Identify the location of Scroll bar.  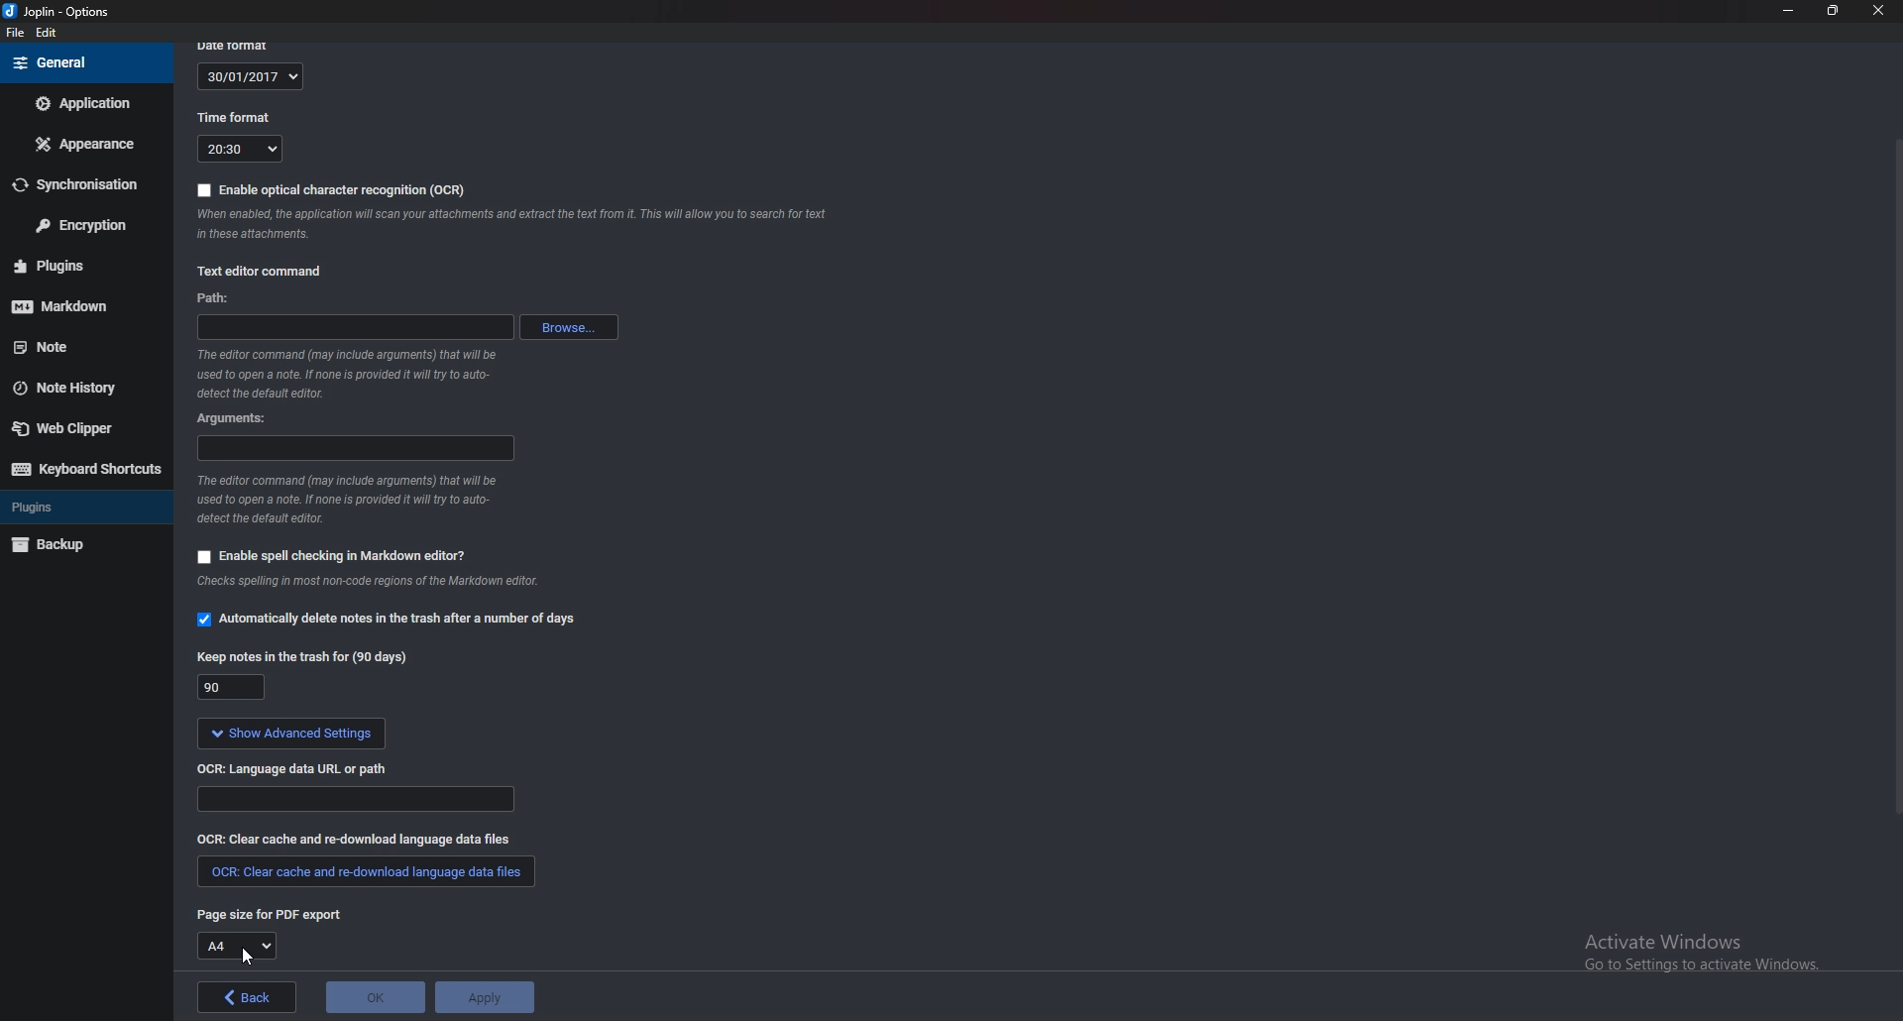
(1895, 477).